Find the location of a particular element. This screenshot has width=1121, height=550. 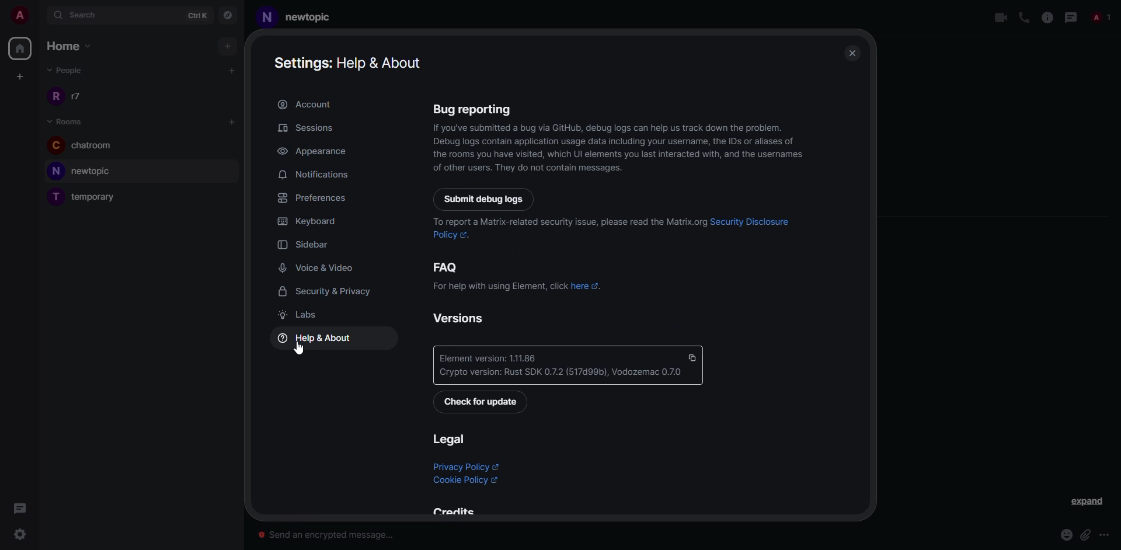

add is located at coordinates (226, 45).